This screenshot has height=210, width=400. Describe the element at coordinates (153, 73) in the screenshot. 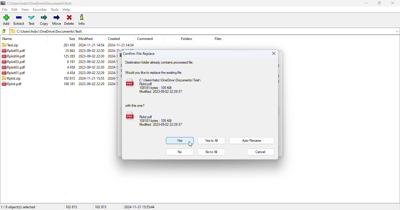

I see `would you like to replace the existing file` at that location.